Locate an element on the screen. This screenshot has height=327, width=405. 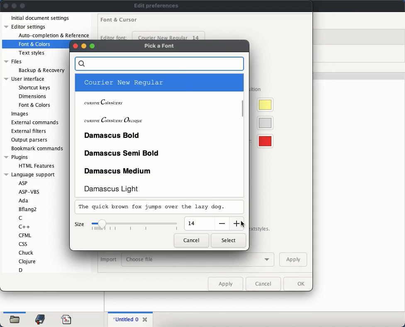
The Quick Brown Fox jumps over the lazy dog is located at coordinates (154, 207).